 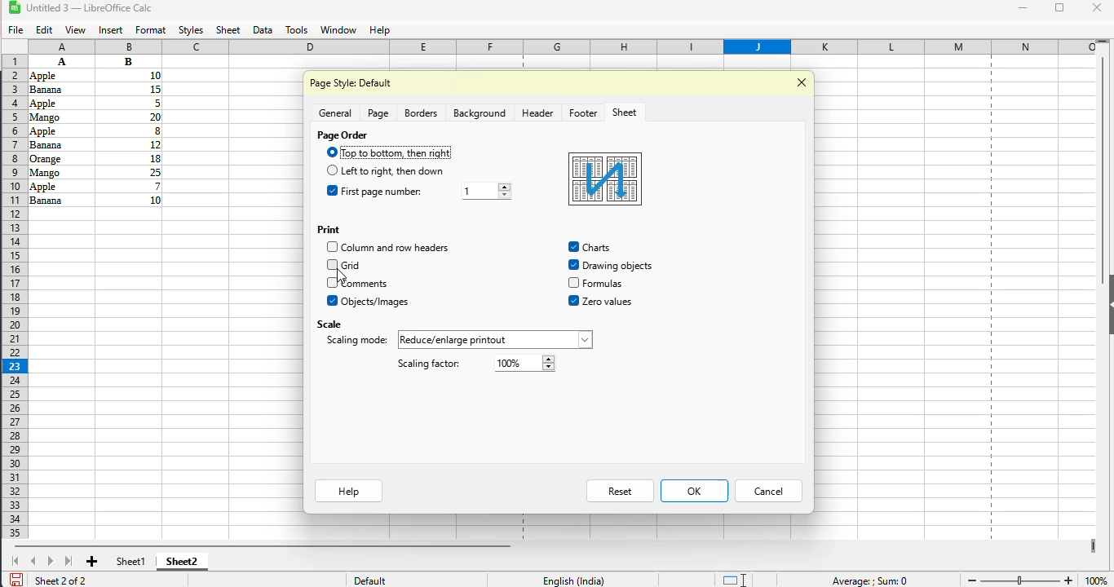 What do you see at coordinates (369, 580) in the screenshot?
I see `default` at bounding box center [369, 580].